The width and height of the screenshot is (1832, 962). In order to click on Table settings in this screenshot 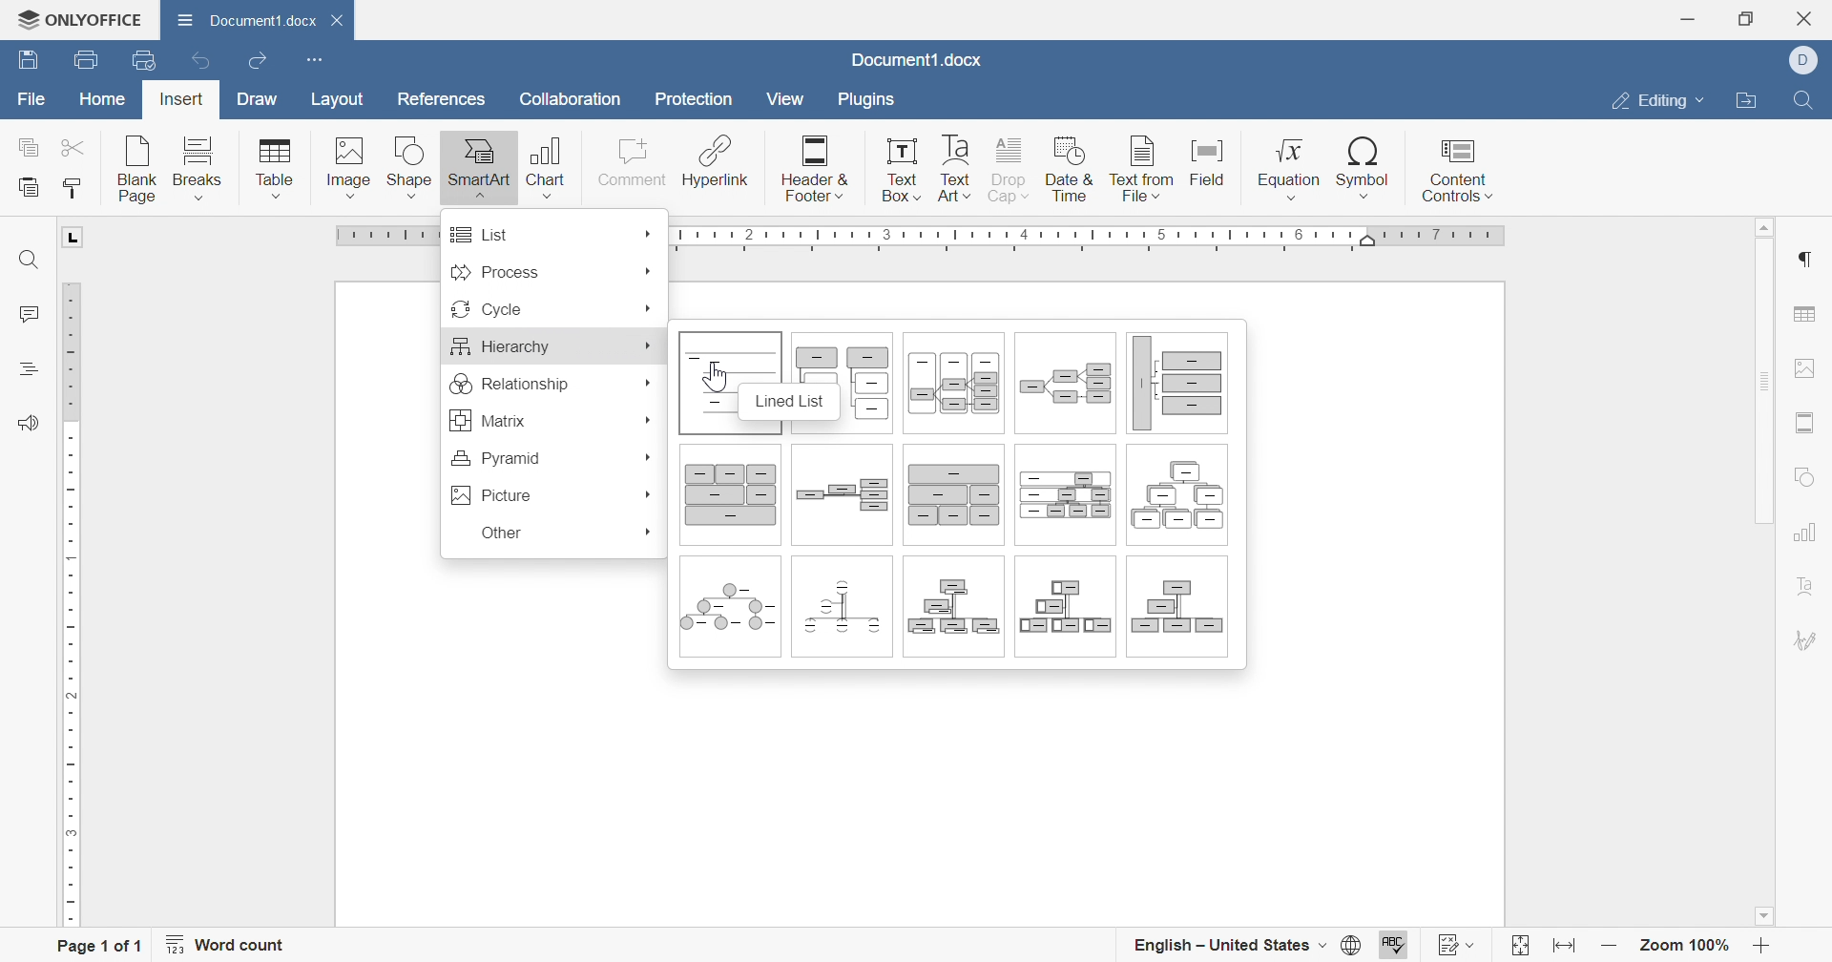, I will do `click(1808, 313)`.